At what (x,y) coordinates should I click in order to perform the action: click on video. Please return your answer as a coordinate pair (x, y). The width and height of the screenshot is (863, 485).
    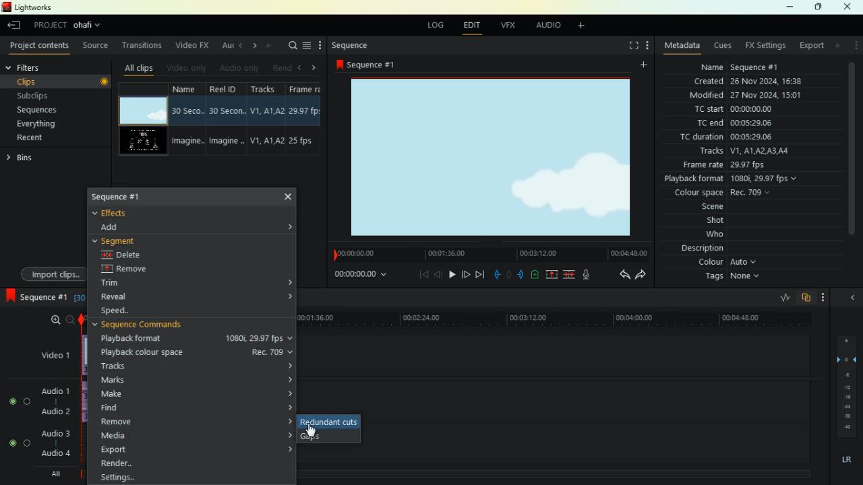
    Looking at the image, I should click on (142, 108).